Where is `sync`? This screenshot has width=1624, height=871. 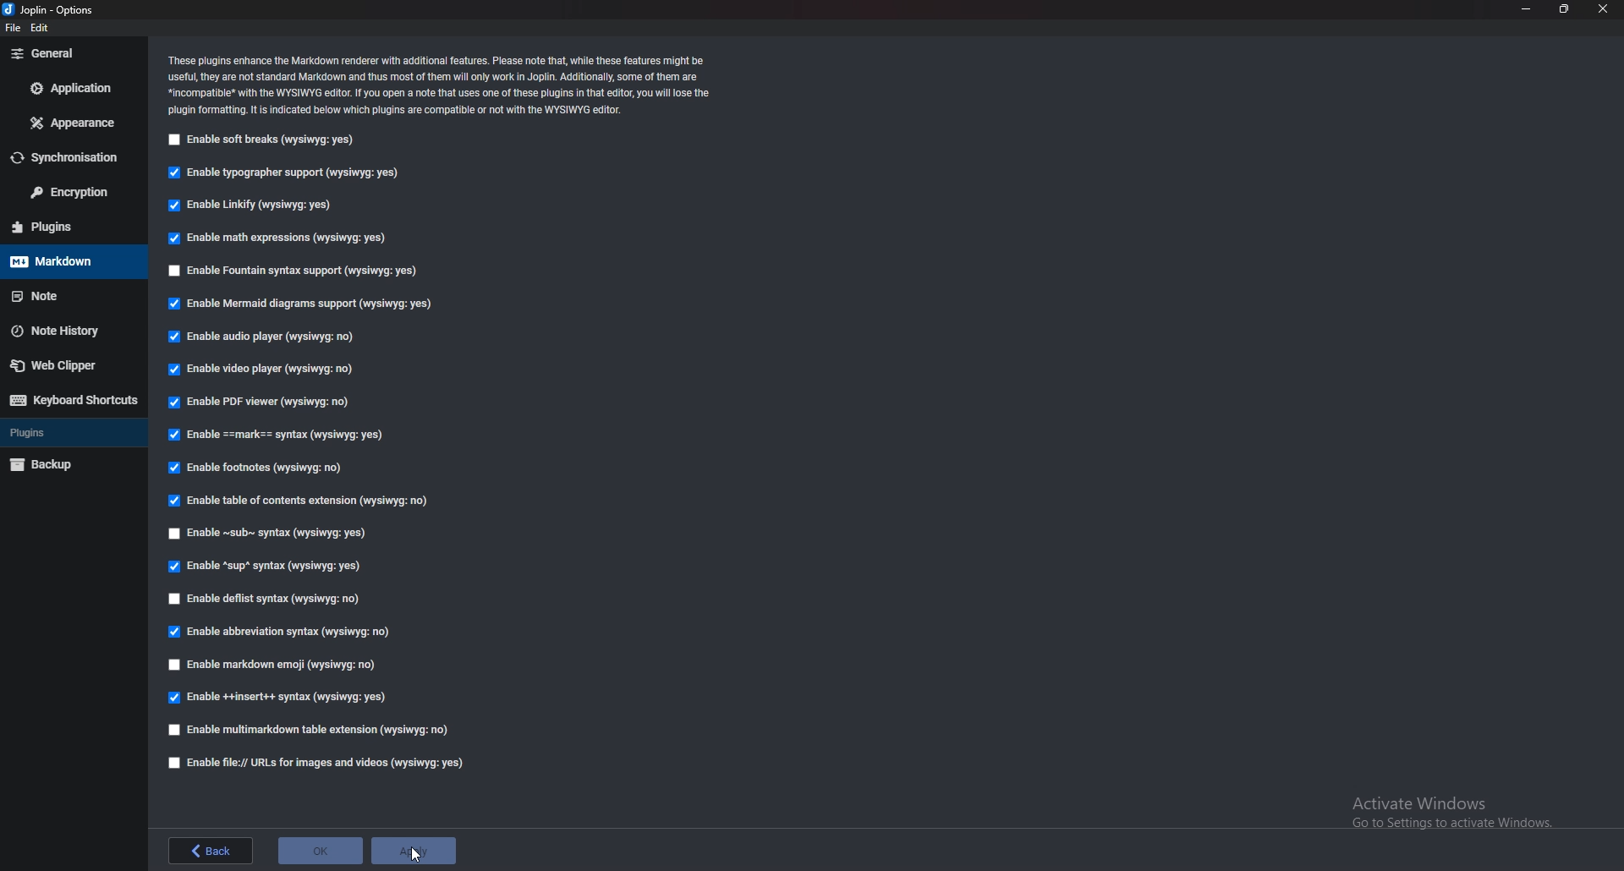
sync is located at coordinates (68, 157).